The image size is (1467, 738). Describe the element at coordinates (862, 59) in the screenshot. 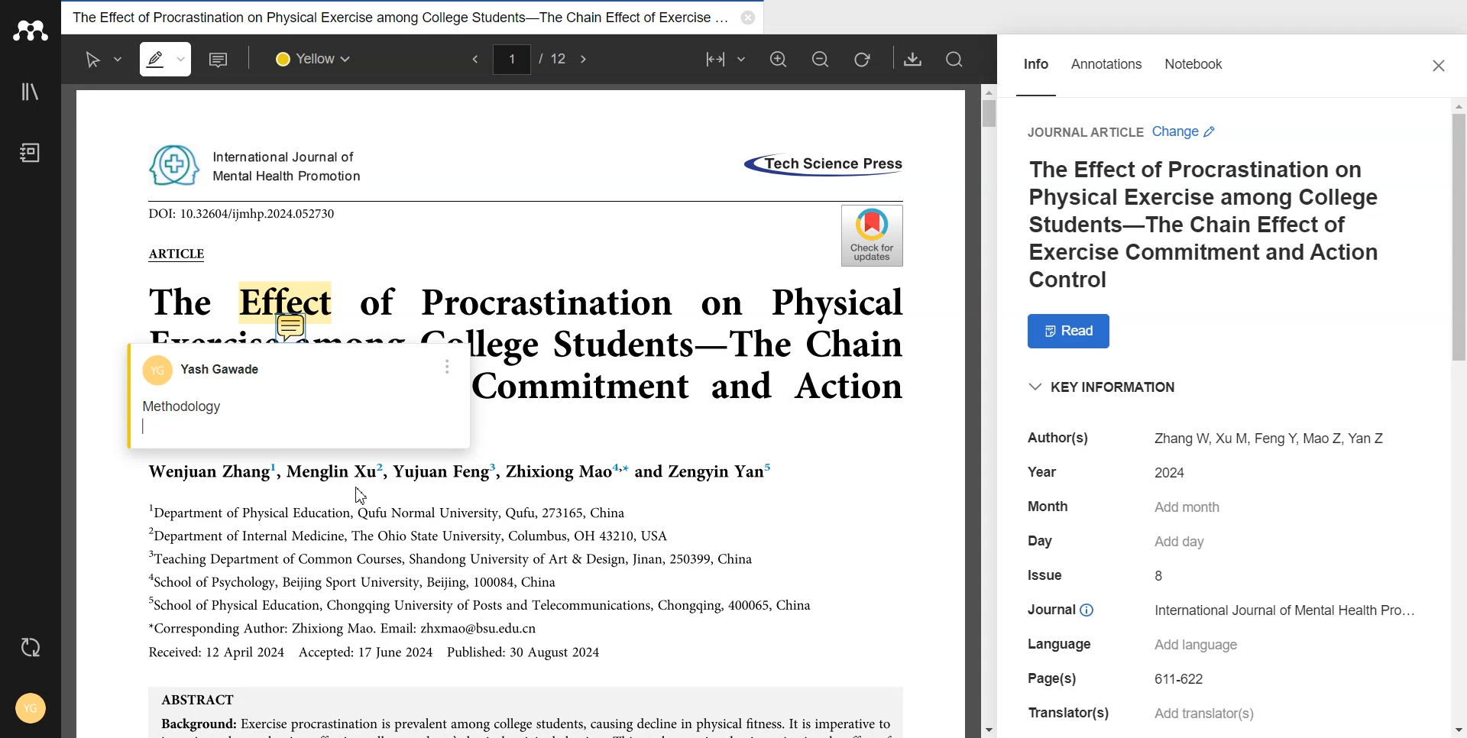

I see `Refresh` at that location.